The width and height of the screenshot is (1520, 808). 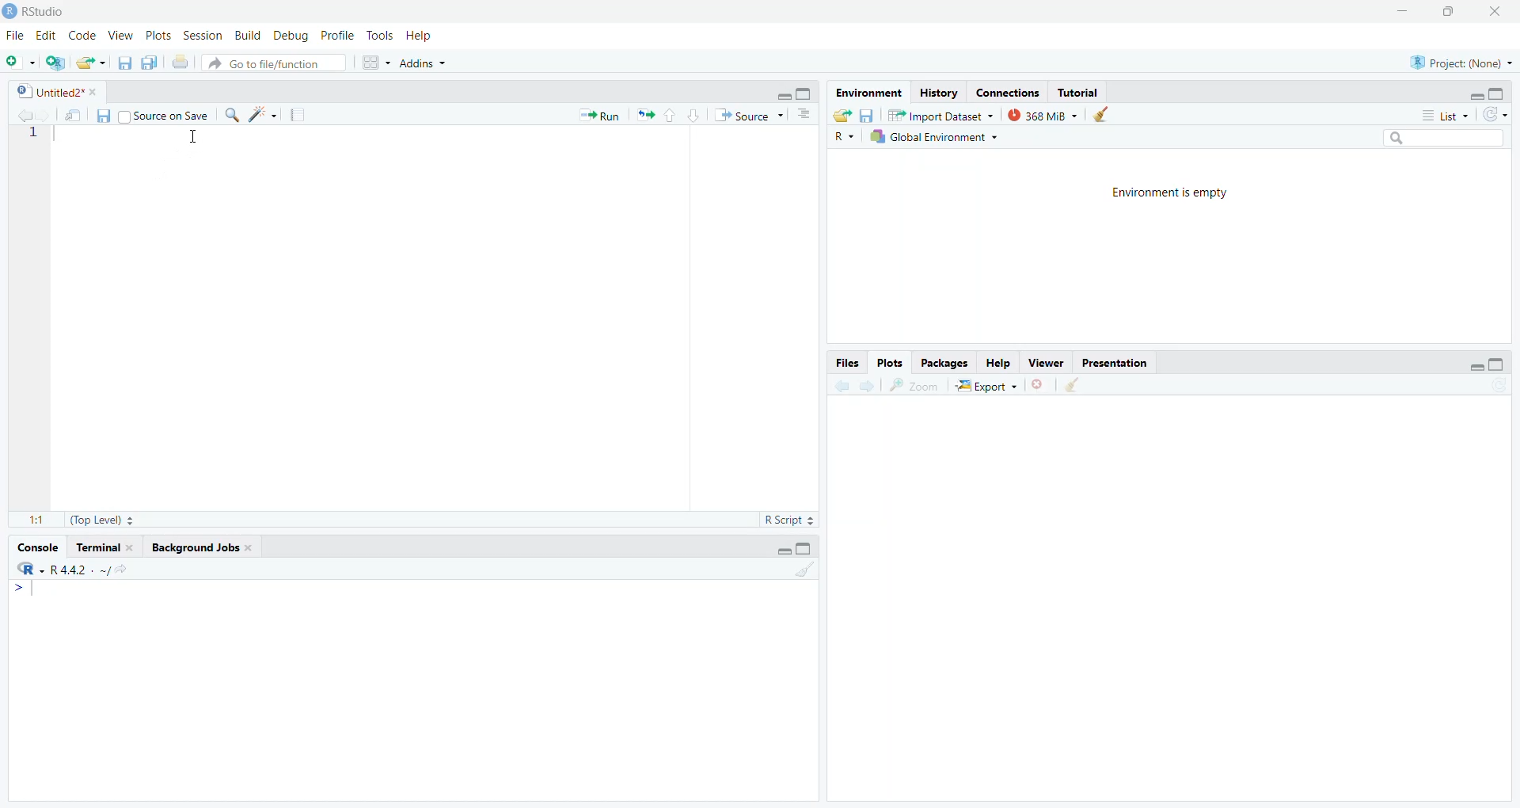 I want to click on “* Source ~, so click(x=754, y=116).